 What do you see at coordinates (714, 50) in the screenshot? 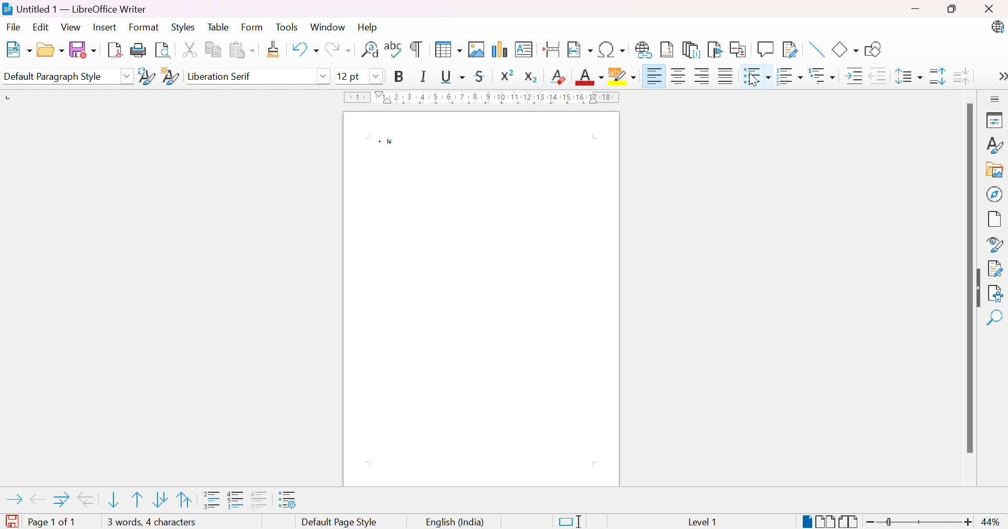
I see `Insert bookmark` at bounding box center [714, 50].